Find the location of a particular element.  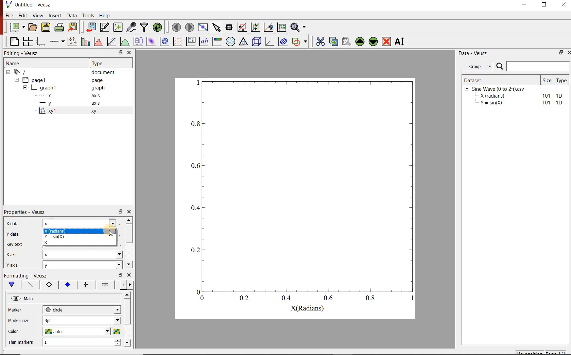

Color is located at coordinates (16, 331).